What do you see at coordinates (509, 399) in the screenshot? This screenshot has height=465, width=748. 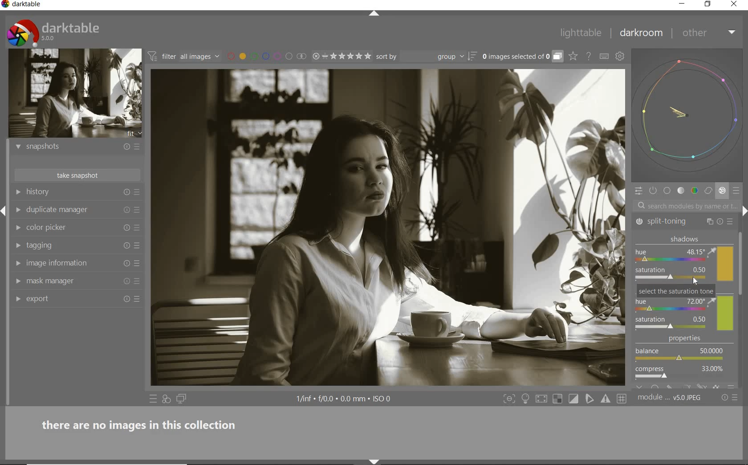 I see `shift+ctrl+f` at bounding box center [509, 399].